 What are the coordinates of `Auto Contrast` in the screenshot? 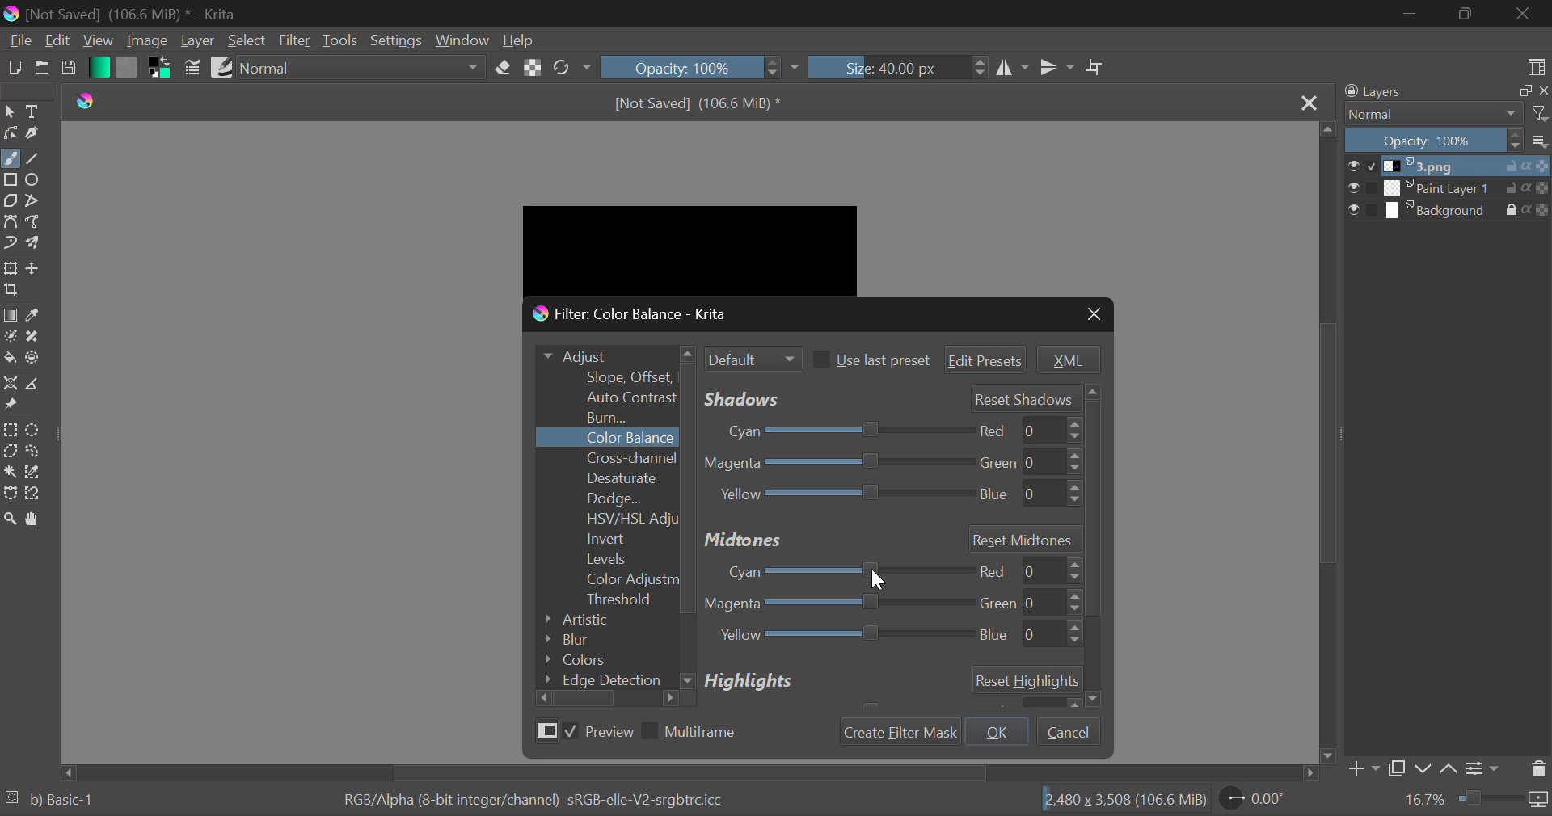 It's located at (626, 397).